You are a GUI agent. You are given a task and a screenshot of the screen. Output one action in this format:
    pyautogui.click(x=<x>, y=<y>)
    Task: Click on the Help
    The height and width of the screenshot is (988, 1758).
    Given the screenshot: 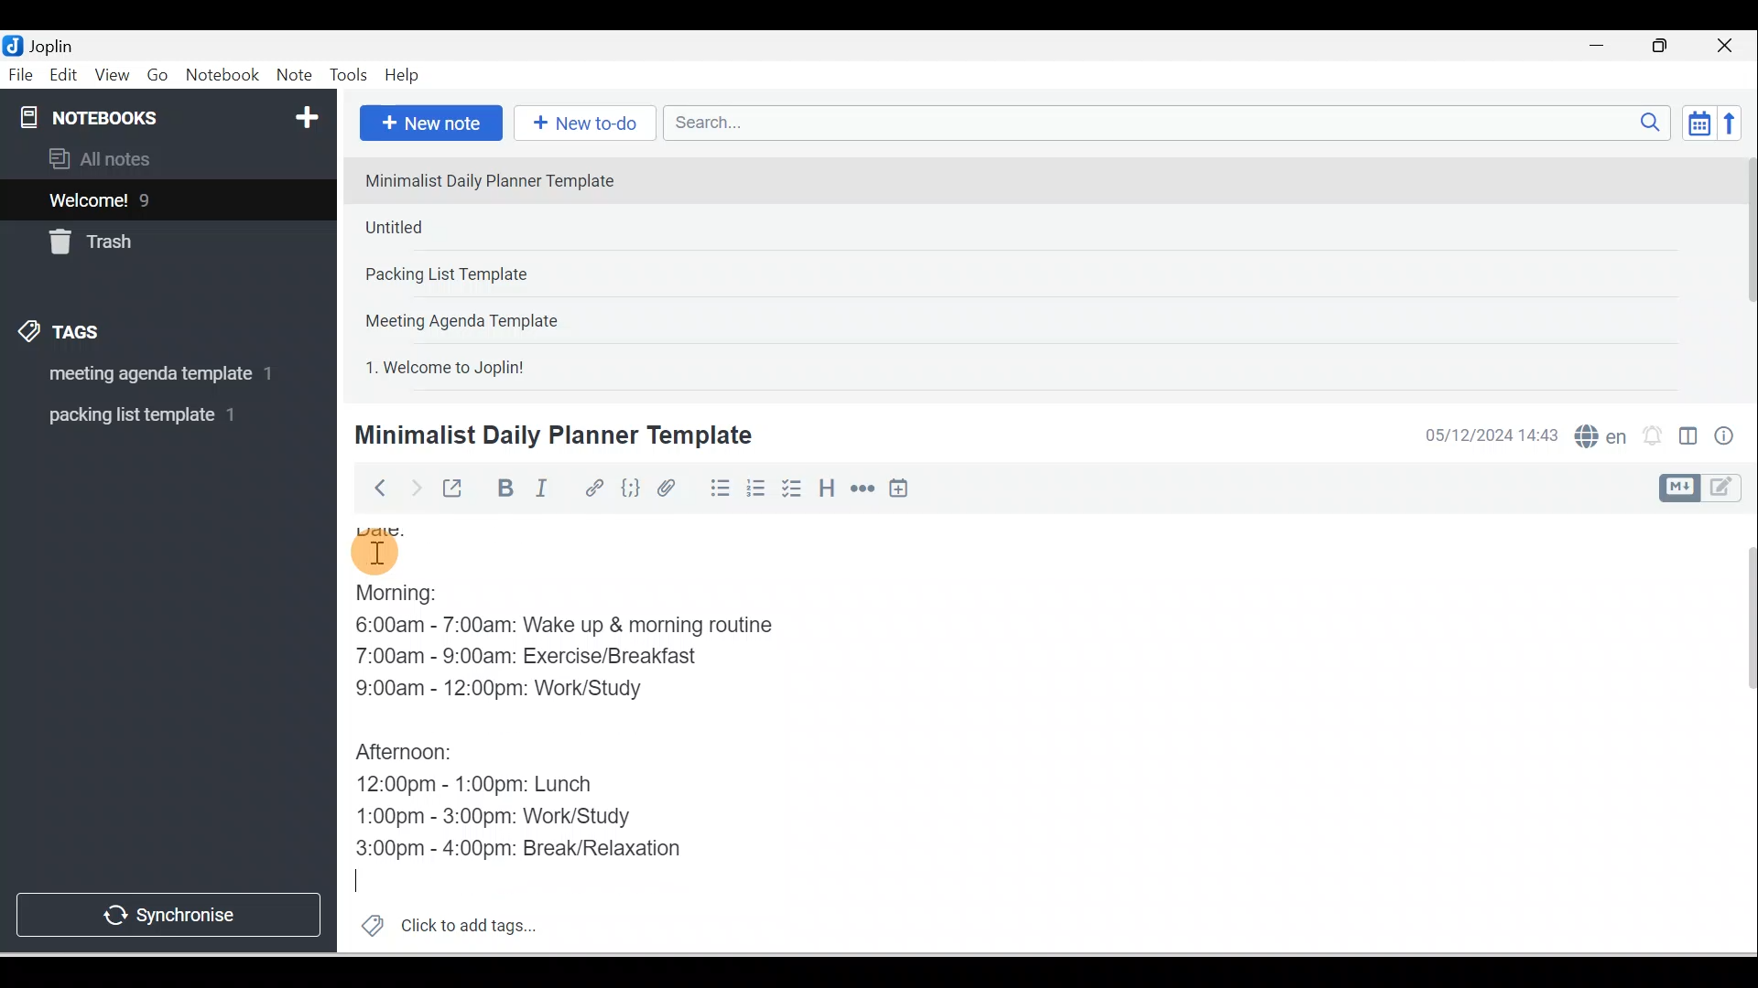 What is the action you would take?
    pyautogui.click(x=403, y=76)
    